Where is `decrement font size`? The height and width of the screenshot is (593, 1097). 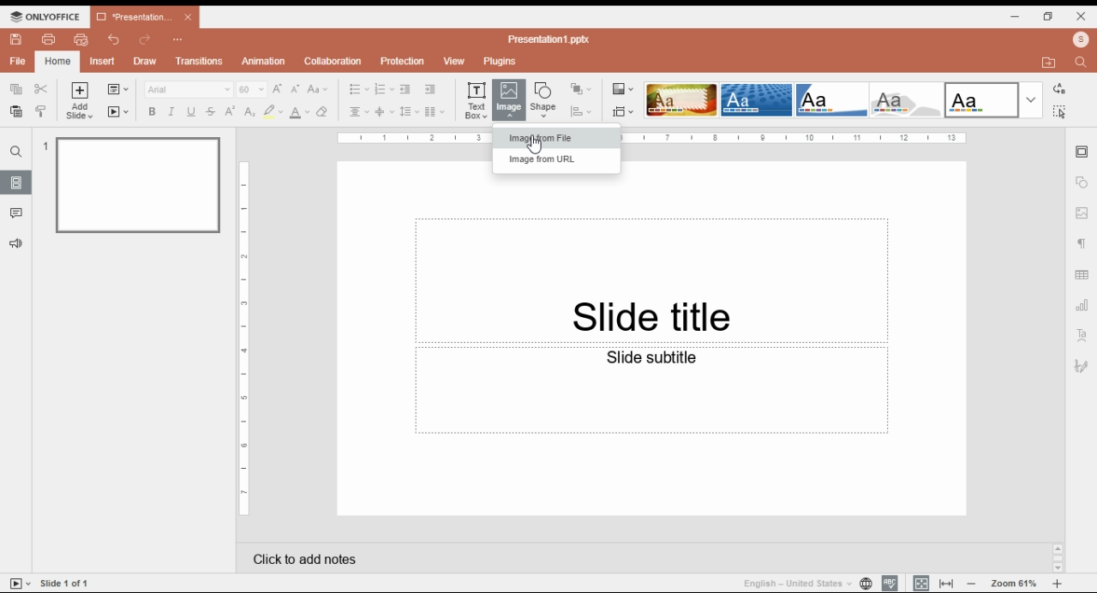
decrement font size is located at coordinates (296, 89).